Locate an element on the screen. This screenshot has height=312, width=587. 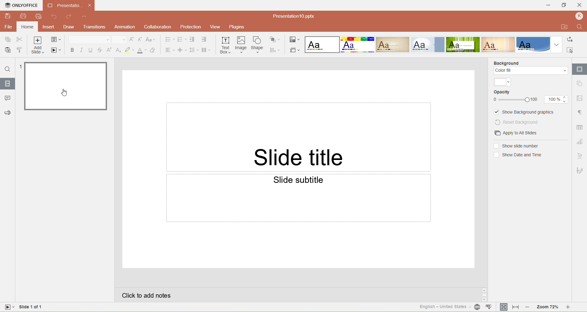
Insert shape is located at coordinates (257, 45).